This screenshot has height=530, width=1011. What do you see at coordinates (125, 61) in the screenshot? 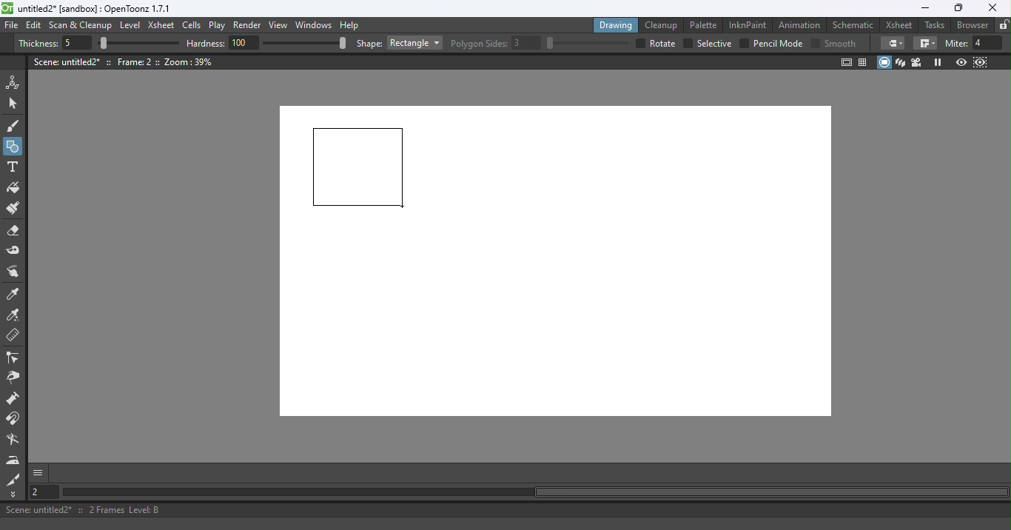
I see `Canvas details` at bounding box center [125, 61].